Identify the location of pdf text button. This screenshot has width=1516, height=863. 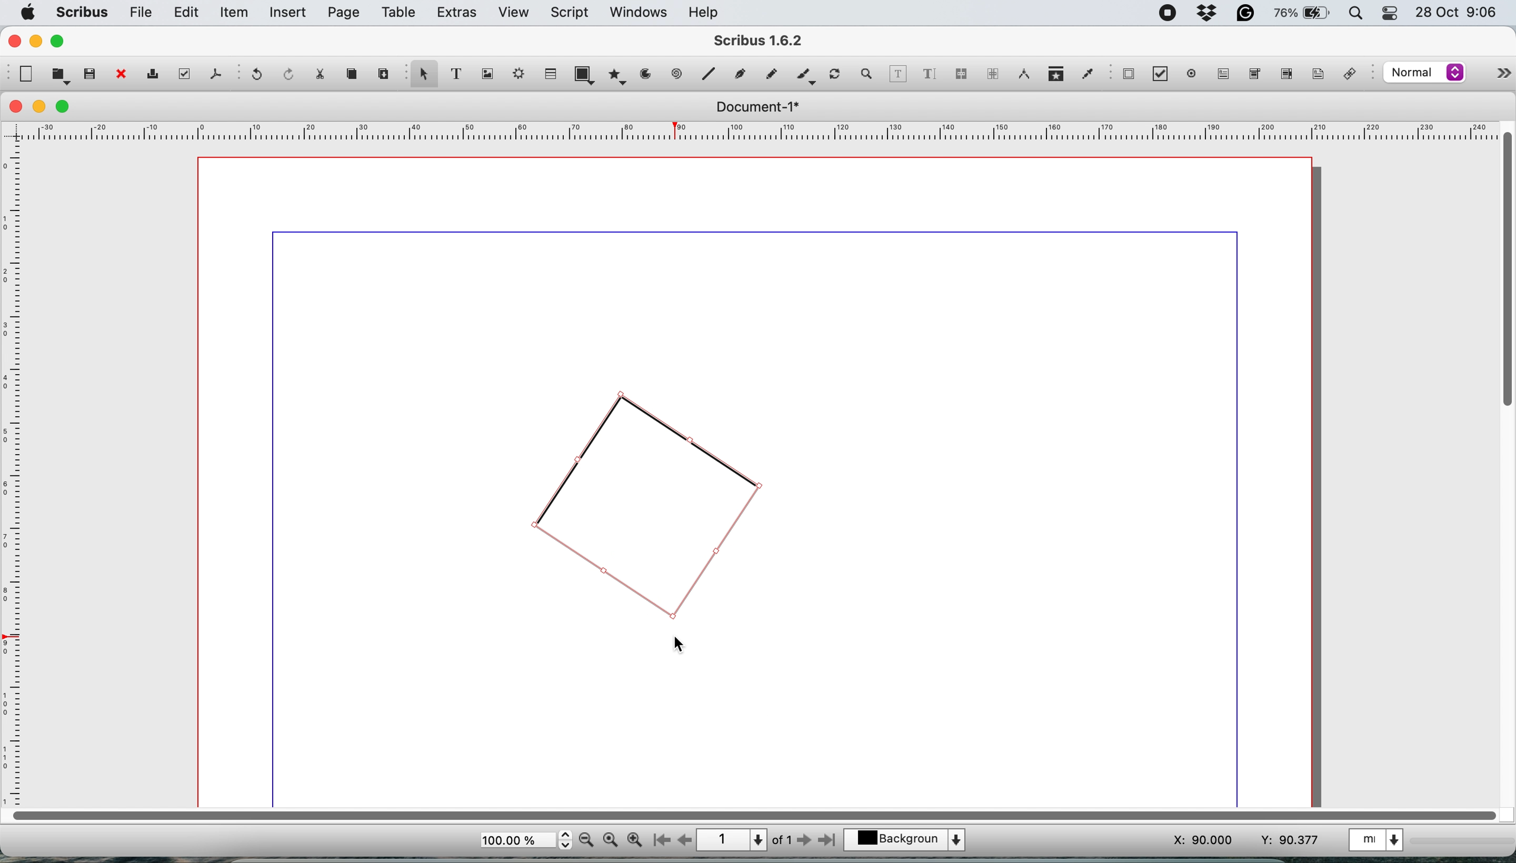
(1225, 74).